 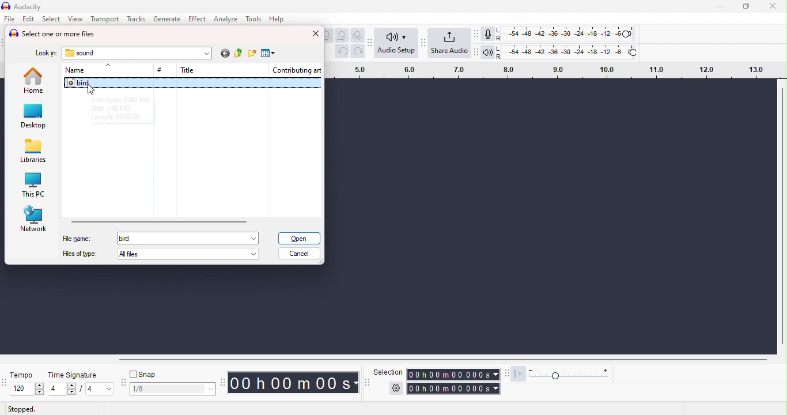 What do you see at coordinates (567, 51) in the screenshot?
I see `playback level` at bounding box center [567, 51].